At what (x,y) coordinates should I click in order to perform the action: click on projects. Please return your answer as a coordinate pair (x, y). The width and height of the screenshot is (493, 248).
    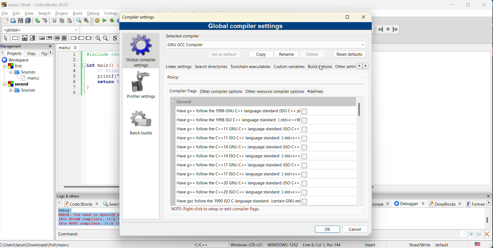
    Looking at the image, I should click on (15, 53).